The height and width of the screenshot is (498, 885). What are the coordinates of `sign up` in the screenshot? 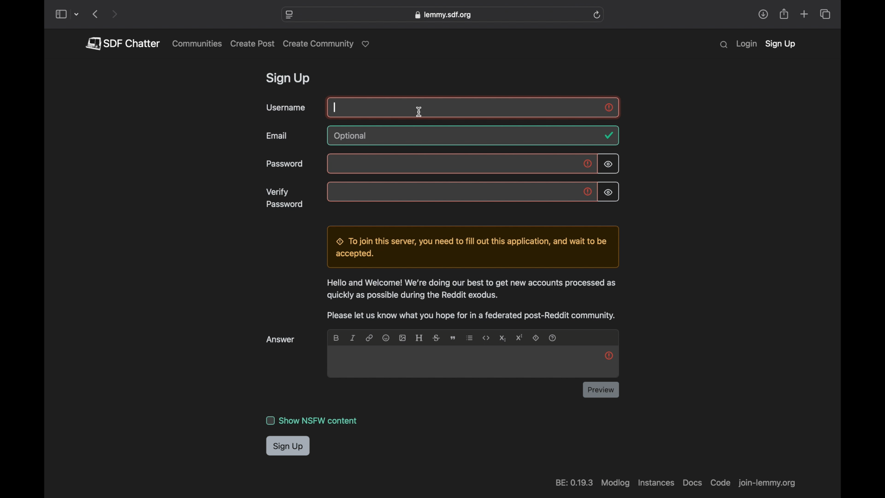 It's located at (289, 79).